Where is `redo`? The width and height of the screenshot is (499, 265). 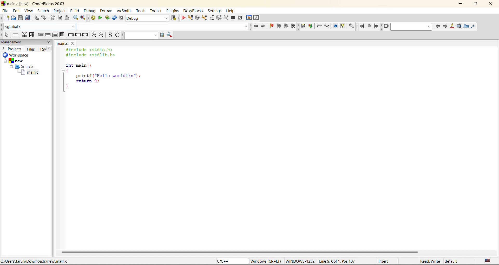
redo is located at coordinates (44, 18).